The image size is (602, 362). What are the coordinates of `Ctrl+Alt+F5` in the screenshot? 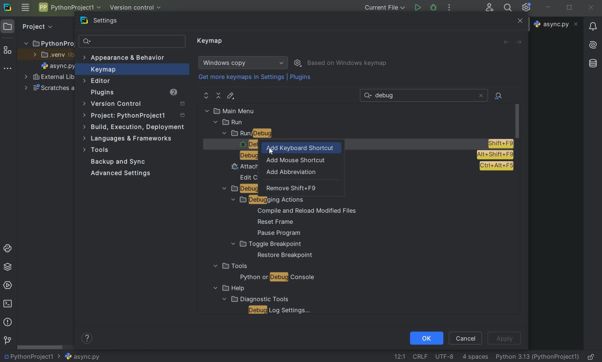 It's located at (496, 166).